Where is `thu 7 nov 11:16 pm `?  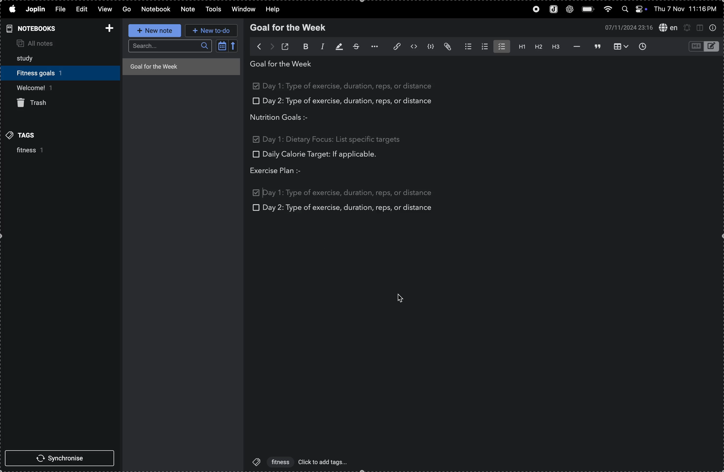
thu 7 nov 11:16 pm  is located at coordinates (688, 9).